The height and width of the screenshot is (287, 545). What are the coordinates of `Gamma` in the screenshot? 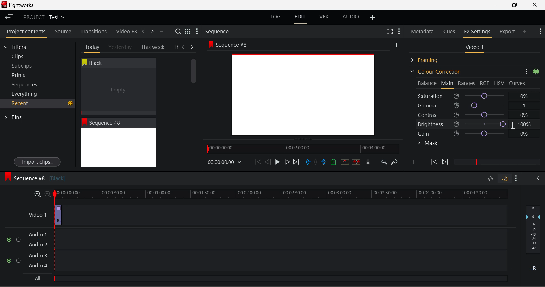 It's located at (476, 105).